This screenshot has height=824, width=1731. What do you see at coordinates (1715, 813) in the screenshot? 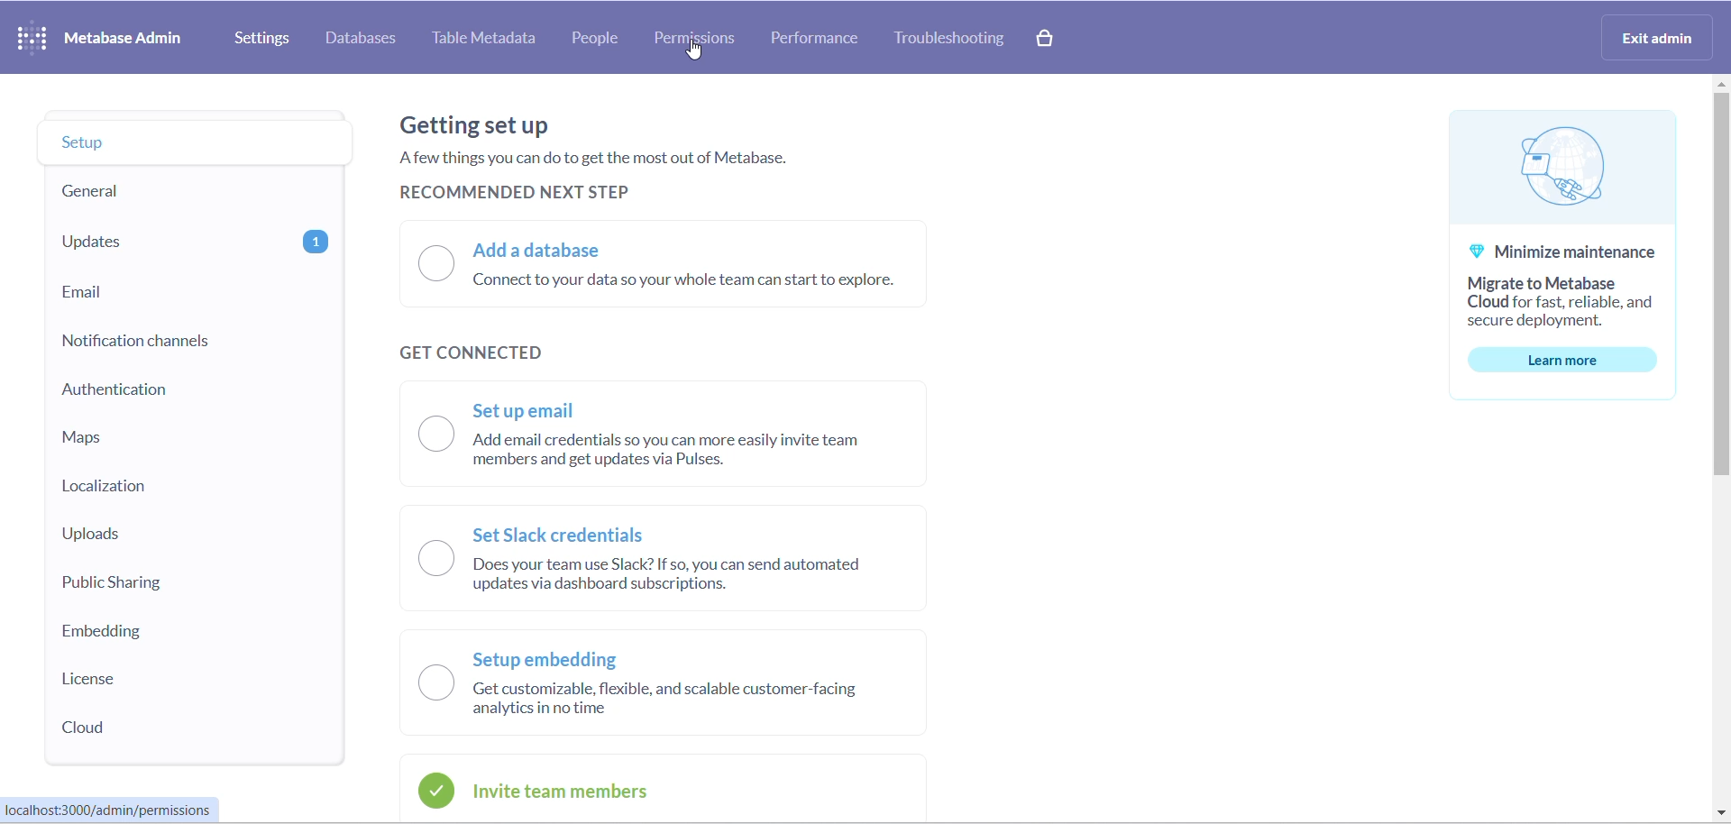
I see `move down` at bounding box center [1715, 813].